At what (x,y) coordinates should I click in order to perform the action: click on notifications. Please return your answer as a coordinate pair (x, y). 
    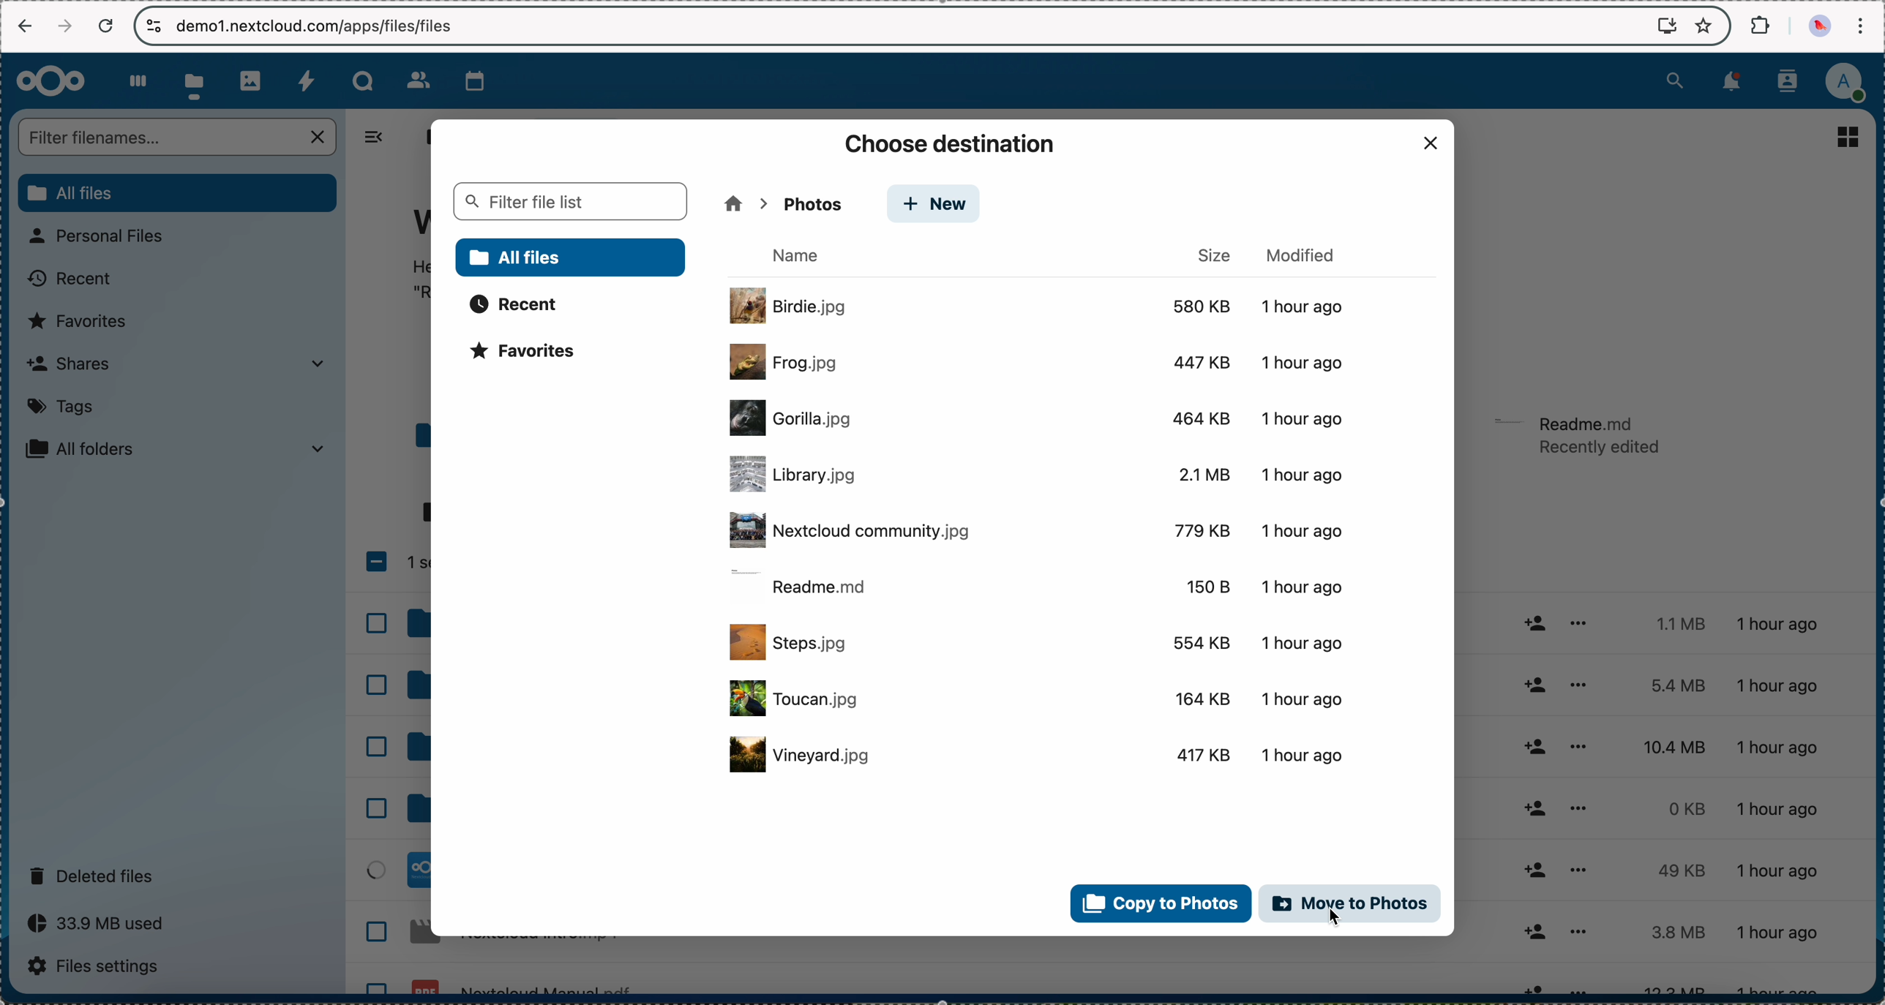
    Looking at the image, I should click on (1734, 83).